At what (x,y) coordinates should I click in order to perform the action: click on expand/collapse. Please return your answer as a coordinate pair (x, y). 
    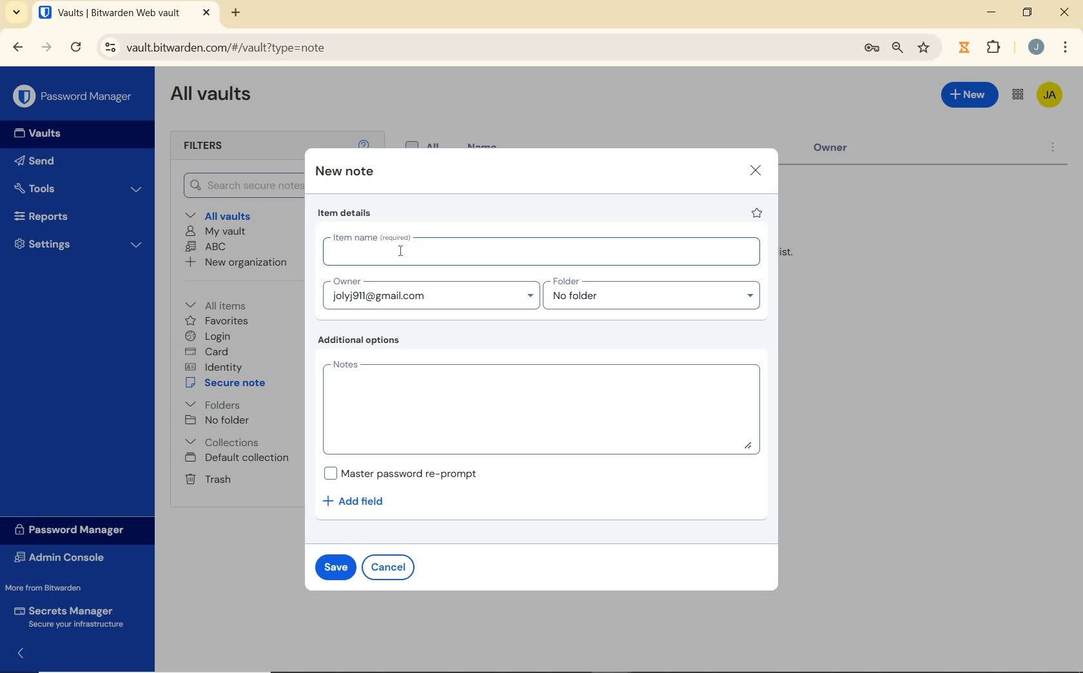
    Looking at the image, I should click on (17, 656).